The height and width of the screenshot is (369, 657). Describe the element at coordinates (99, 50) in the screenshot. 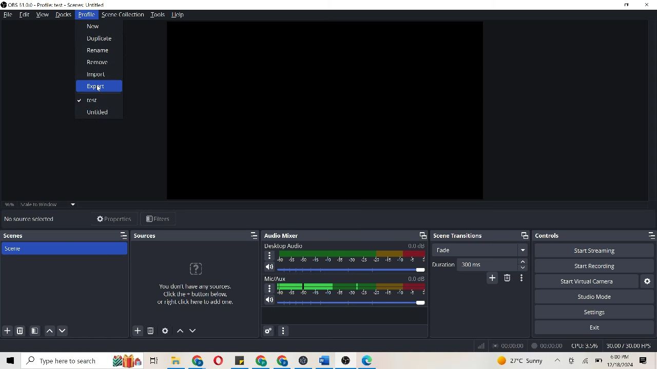

I see `rename` at that location.